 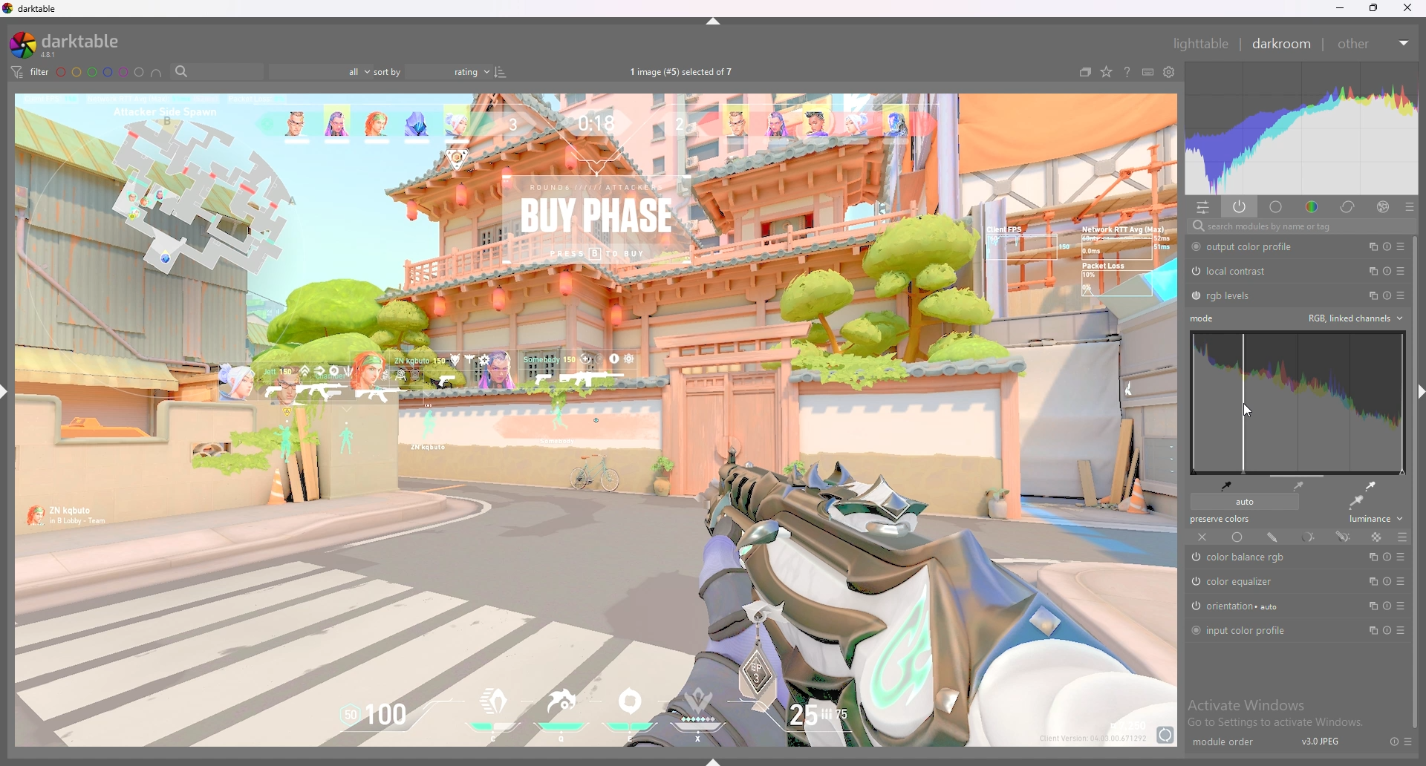 I want to click on show global preferences, so click(x=1169, y=73).